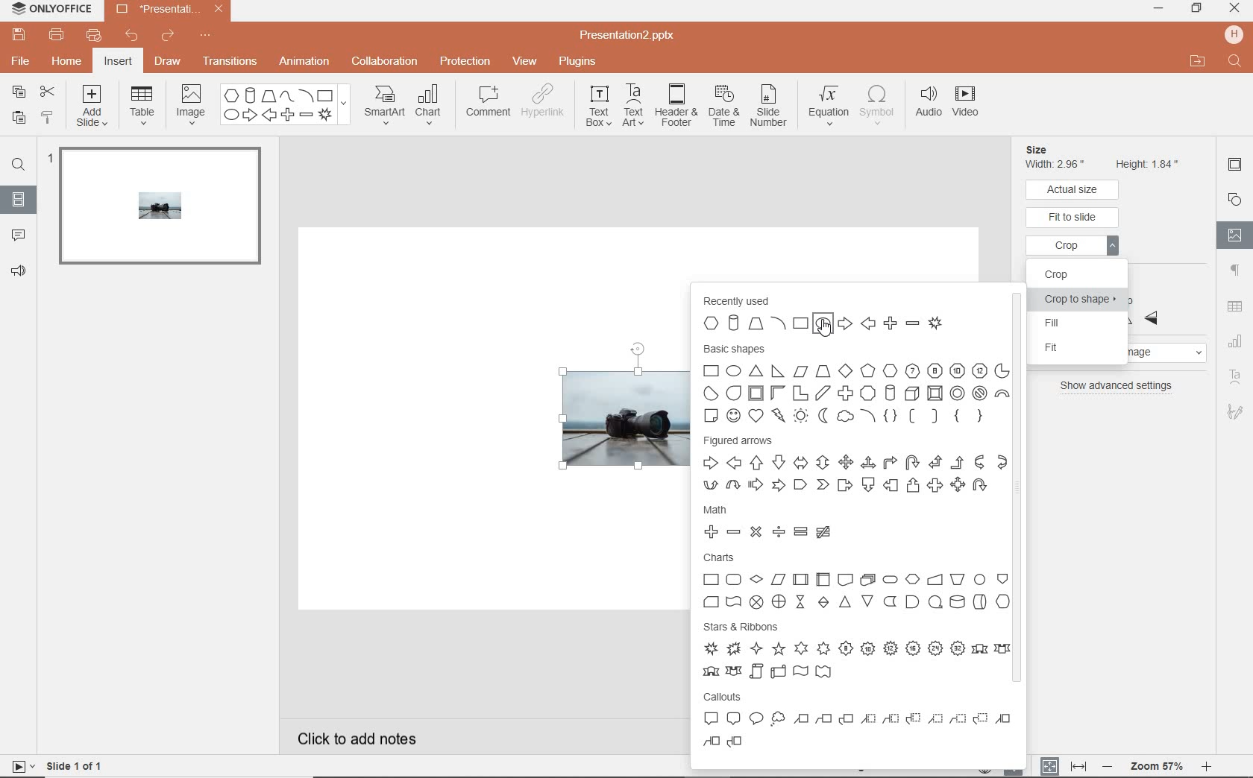 The height and width of the screenshot is (778, 1253). I want to click on hyperlink, so click(547, 104).